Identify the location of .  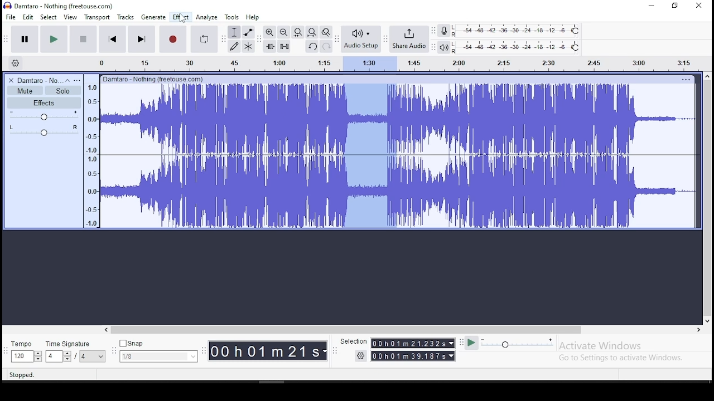
(460, 343).